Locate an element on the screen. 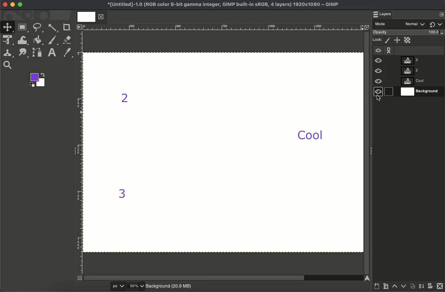 The width and height of the screenshot is (445, 292). Background is located at coordinates (169, 285).